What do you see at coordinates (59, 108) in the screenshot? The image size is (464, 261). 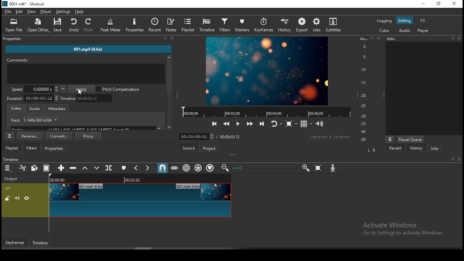 I see `metadata` at bounding box center [59, 108].